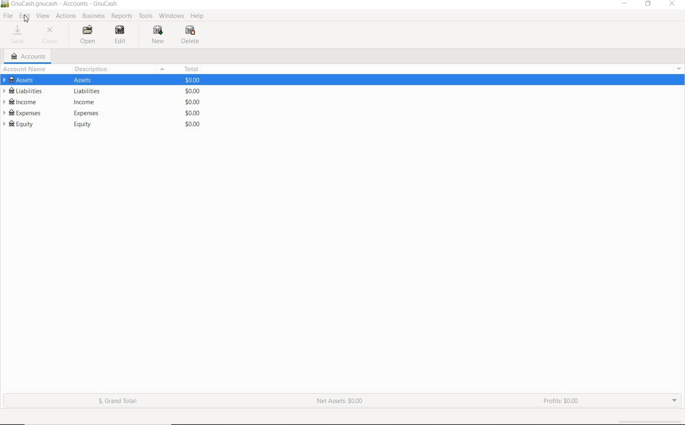 This screenshot has width=685, height=425. Describe the element at coordinates (65, 17) in the screenshot. I see `ACTIONS` at that location.